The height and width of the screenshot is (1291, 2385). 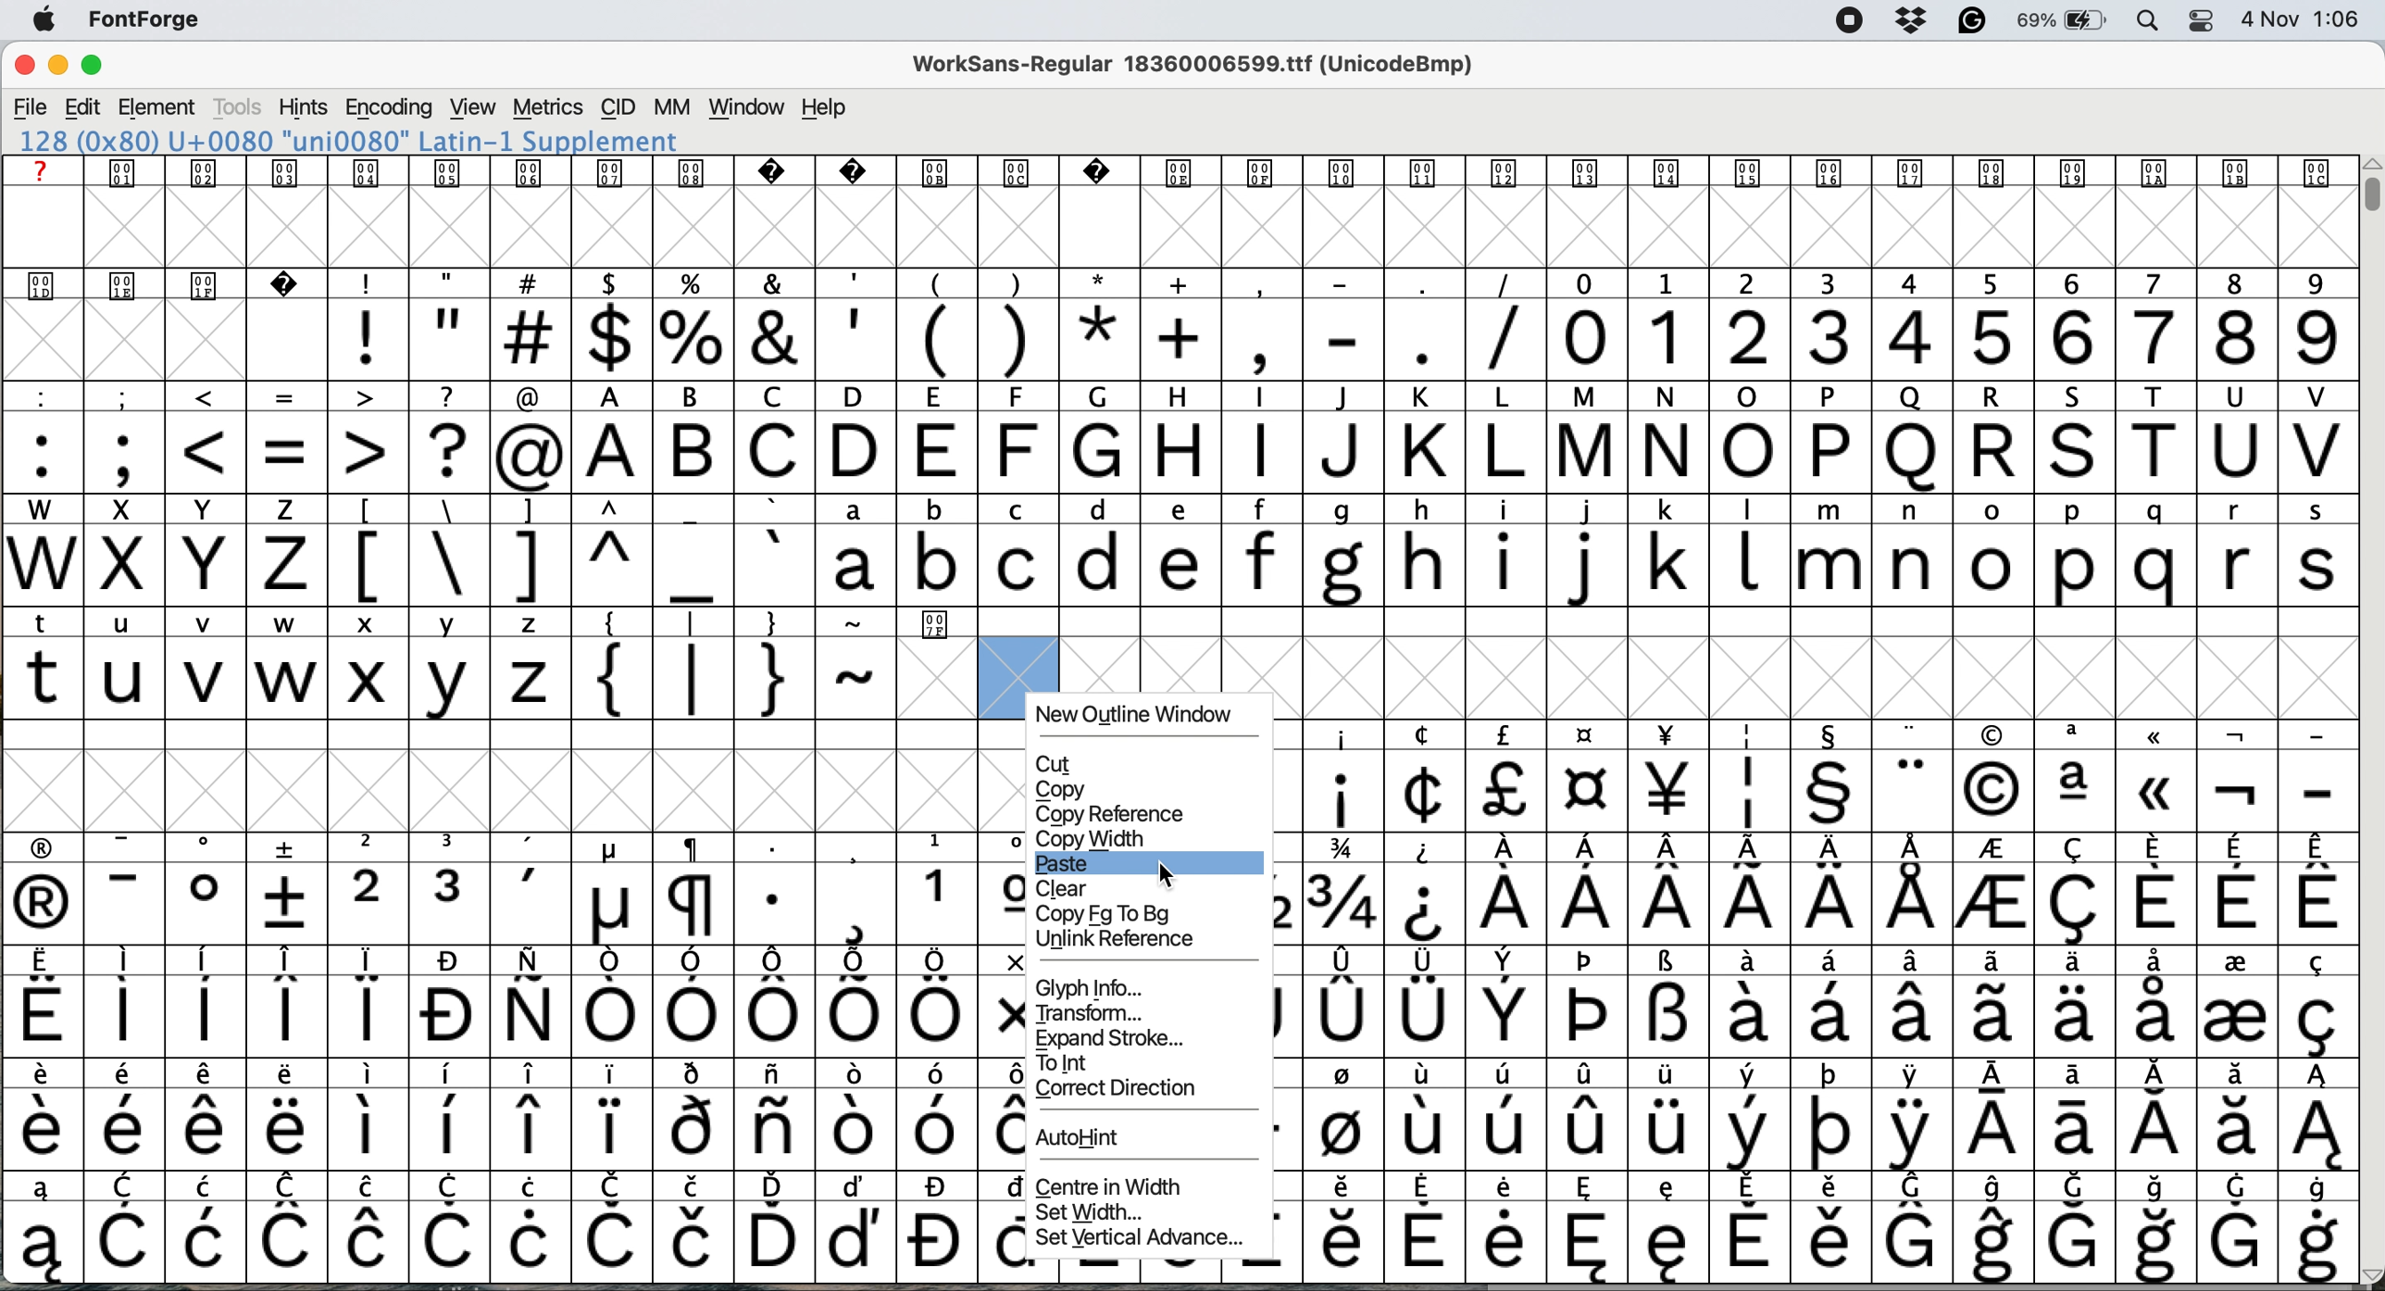 I want to click on data cells, so click(x=1661, y=621).